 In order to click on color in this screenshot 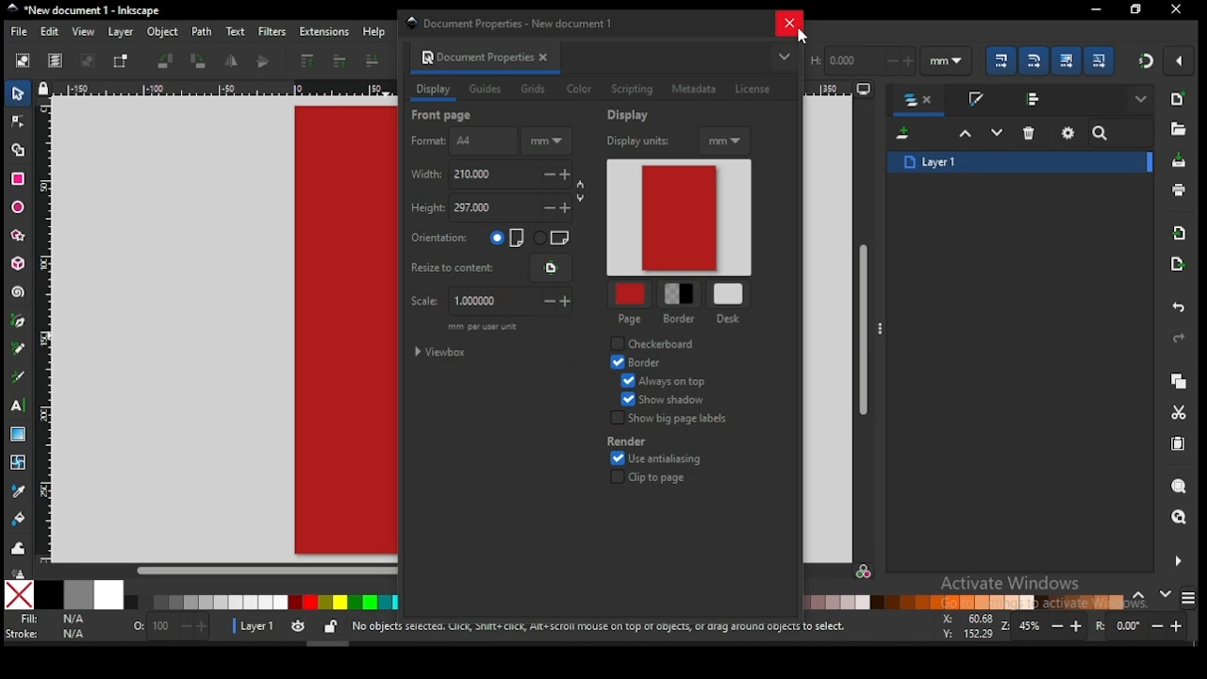, I will do `click(579, 90)`.